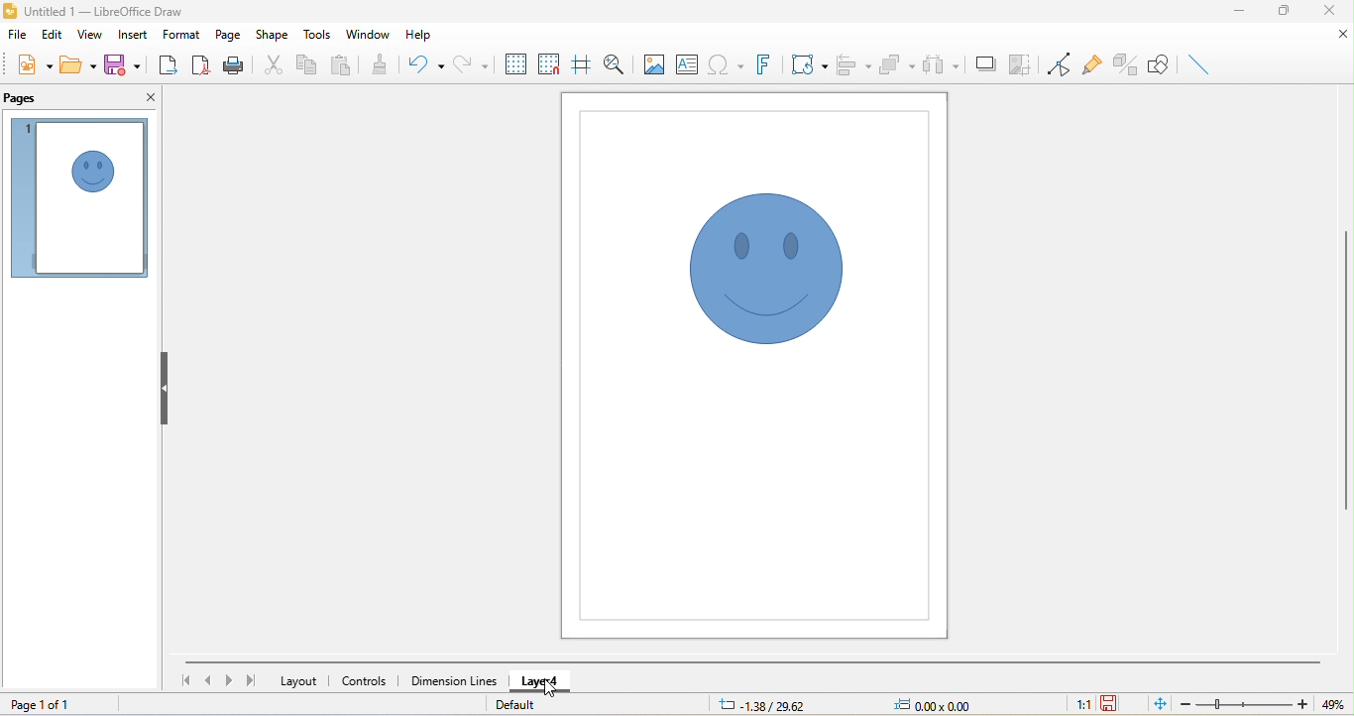 This screenshot has height=716, width=1354. I want to click on previous page, so click(207, 680).